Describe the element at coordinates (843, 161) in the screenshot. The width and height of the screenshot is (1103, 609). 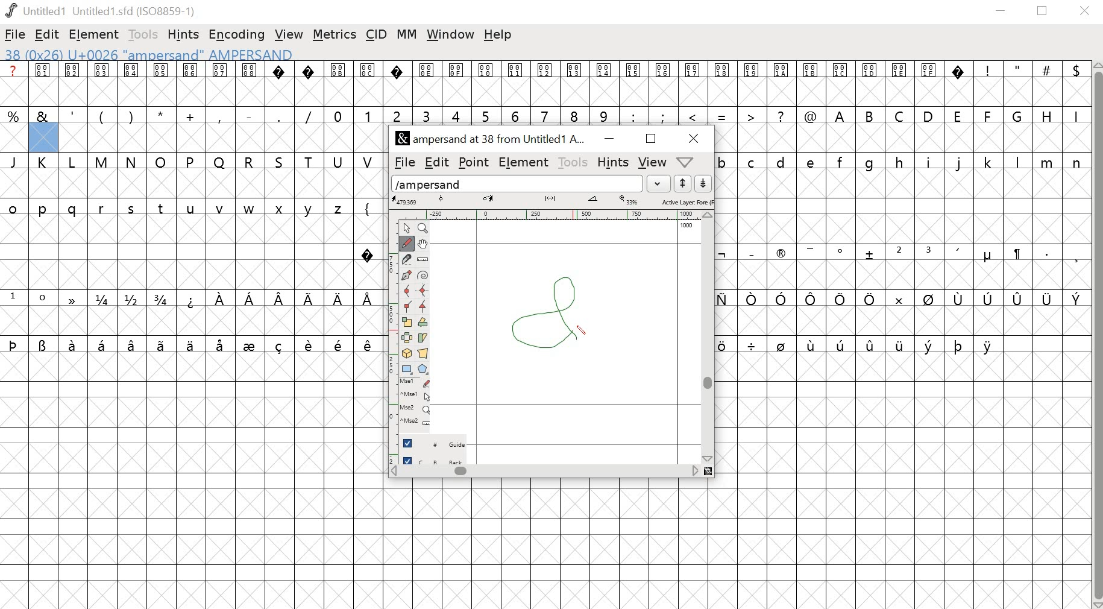
I see `f` at that location.